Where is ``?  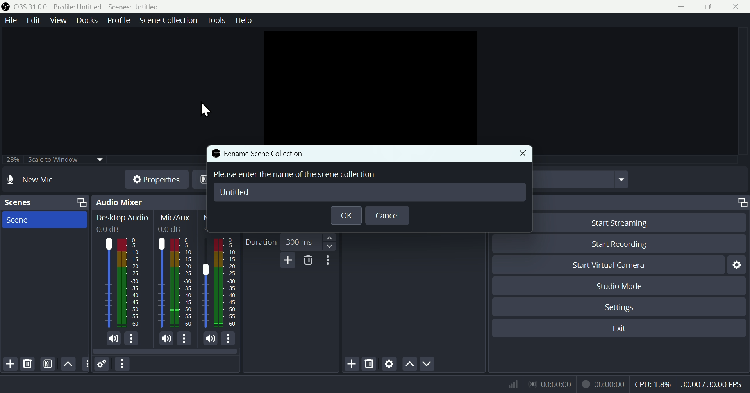
 is located at coordinates (86, 365).